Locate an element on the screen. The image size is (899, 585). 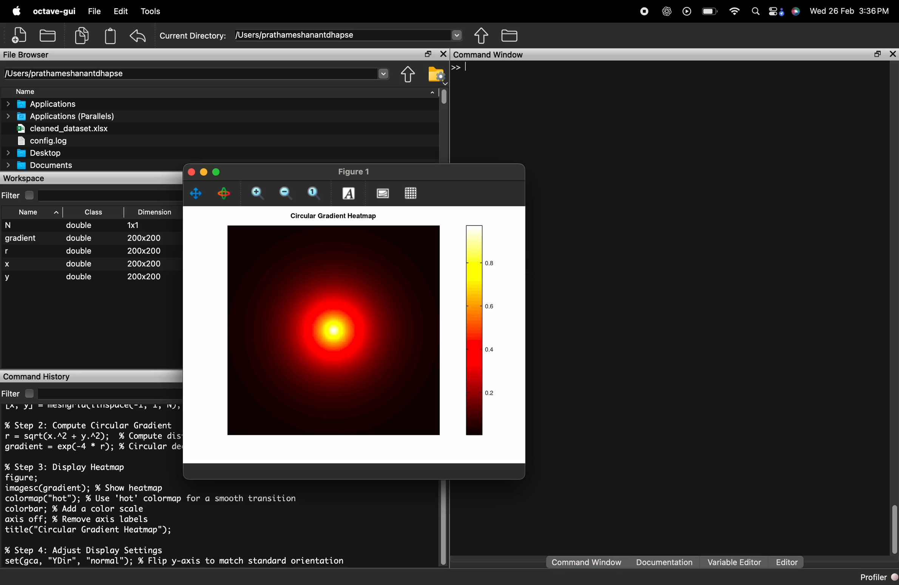
Variable Editor is located at coordinates (733, 562).